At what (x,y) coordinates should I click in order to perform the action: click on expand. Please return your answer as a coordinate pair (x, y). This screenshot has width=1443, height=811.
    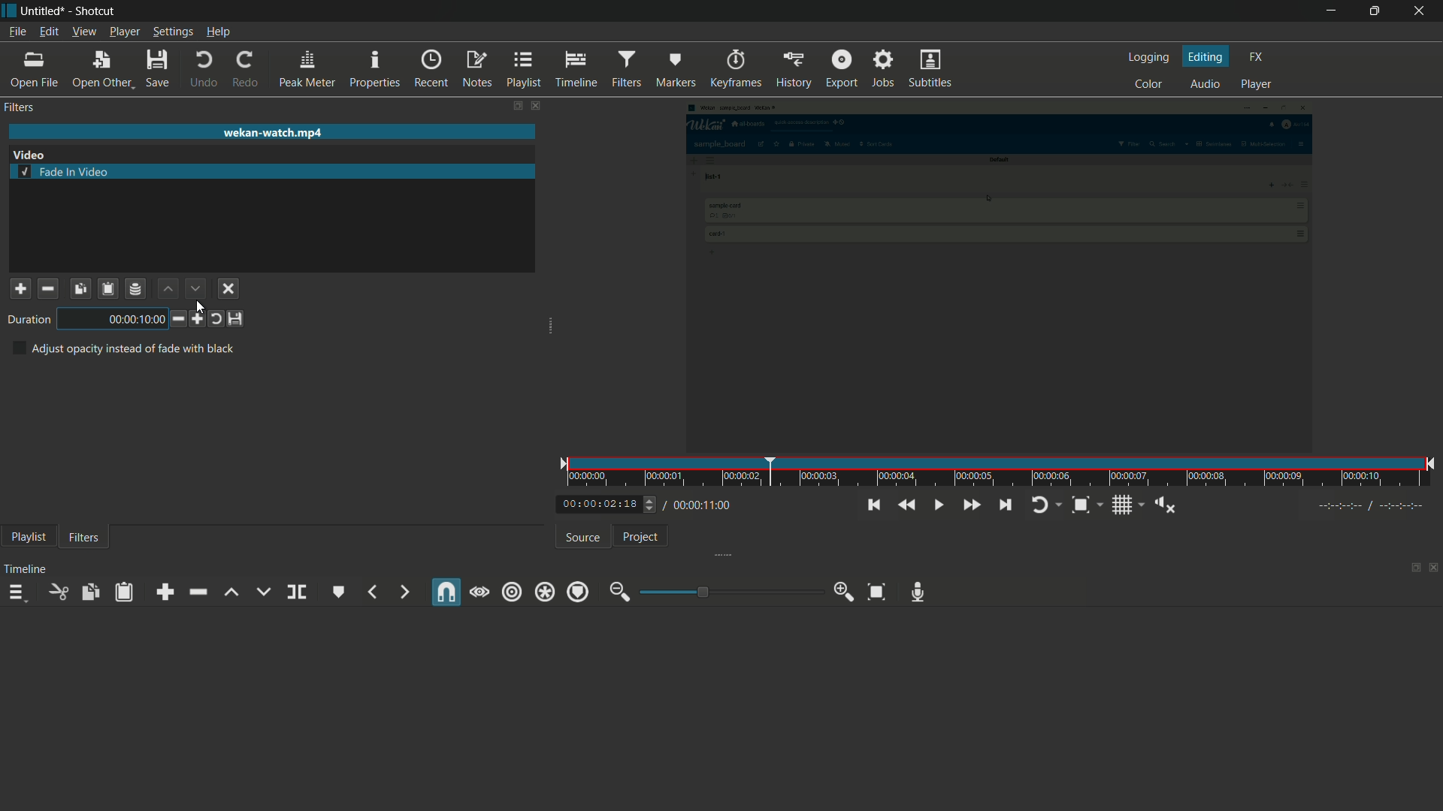
    Looking at the image, I should click on (550, 328).